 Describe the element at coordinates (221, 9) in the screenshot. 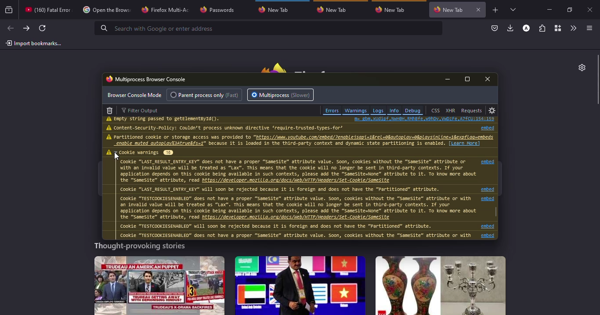

I see `tab` at that location.